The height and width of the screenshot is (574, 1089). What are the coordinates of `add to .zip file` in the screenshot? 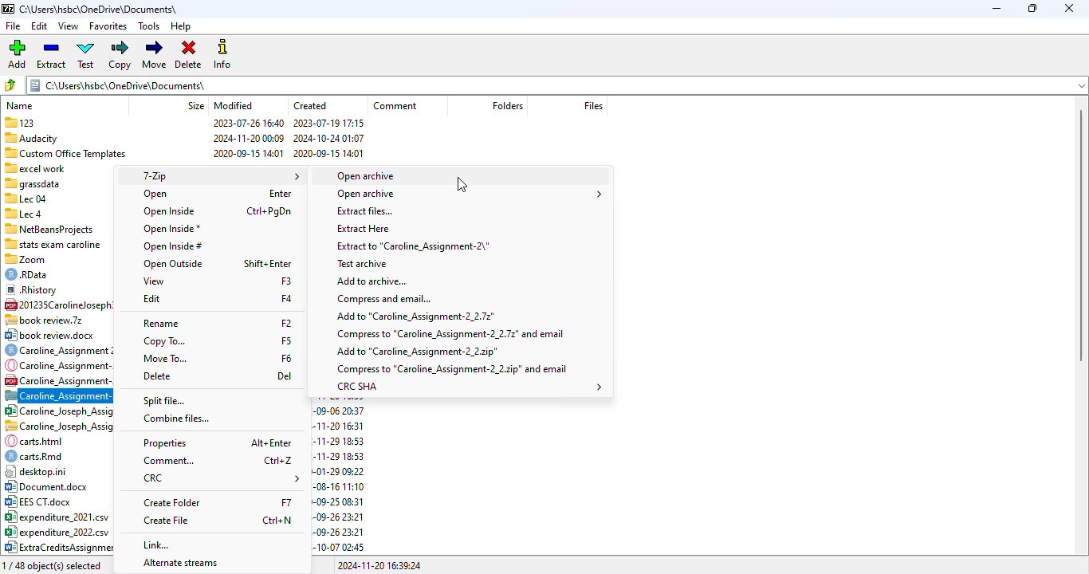 It's located at (417, 352).